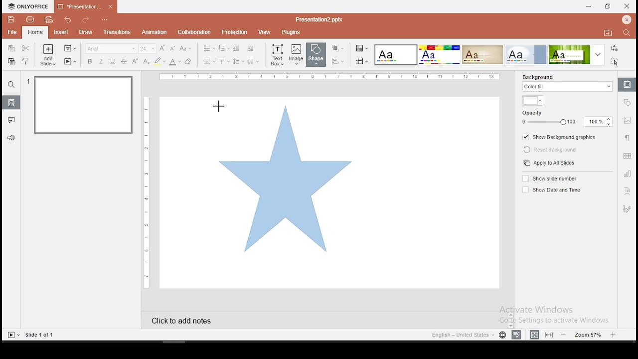  Describe the element at coordinates (35, 33) in the screenshot. I see `home` at that location.